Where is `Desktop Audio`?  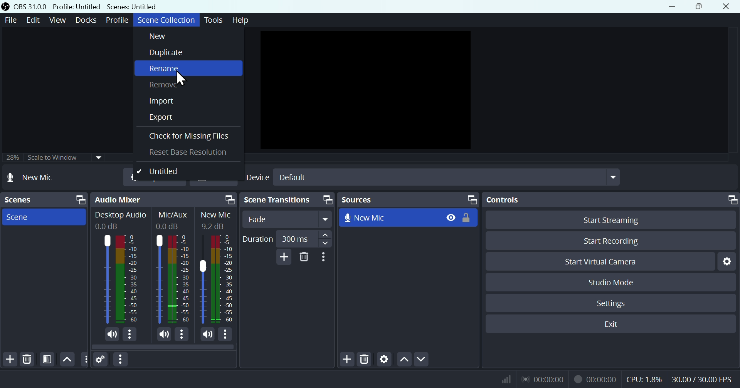
Desktop Audio is located at coordinates (106, 279).